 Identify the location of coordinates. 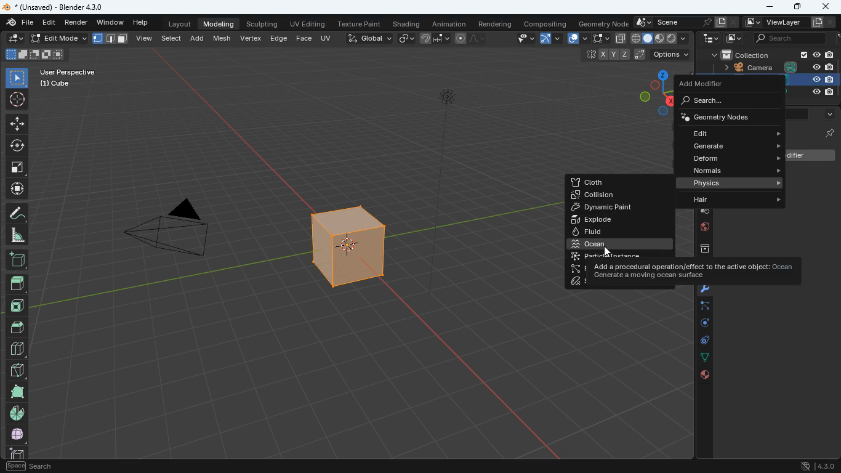
(634, 55).